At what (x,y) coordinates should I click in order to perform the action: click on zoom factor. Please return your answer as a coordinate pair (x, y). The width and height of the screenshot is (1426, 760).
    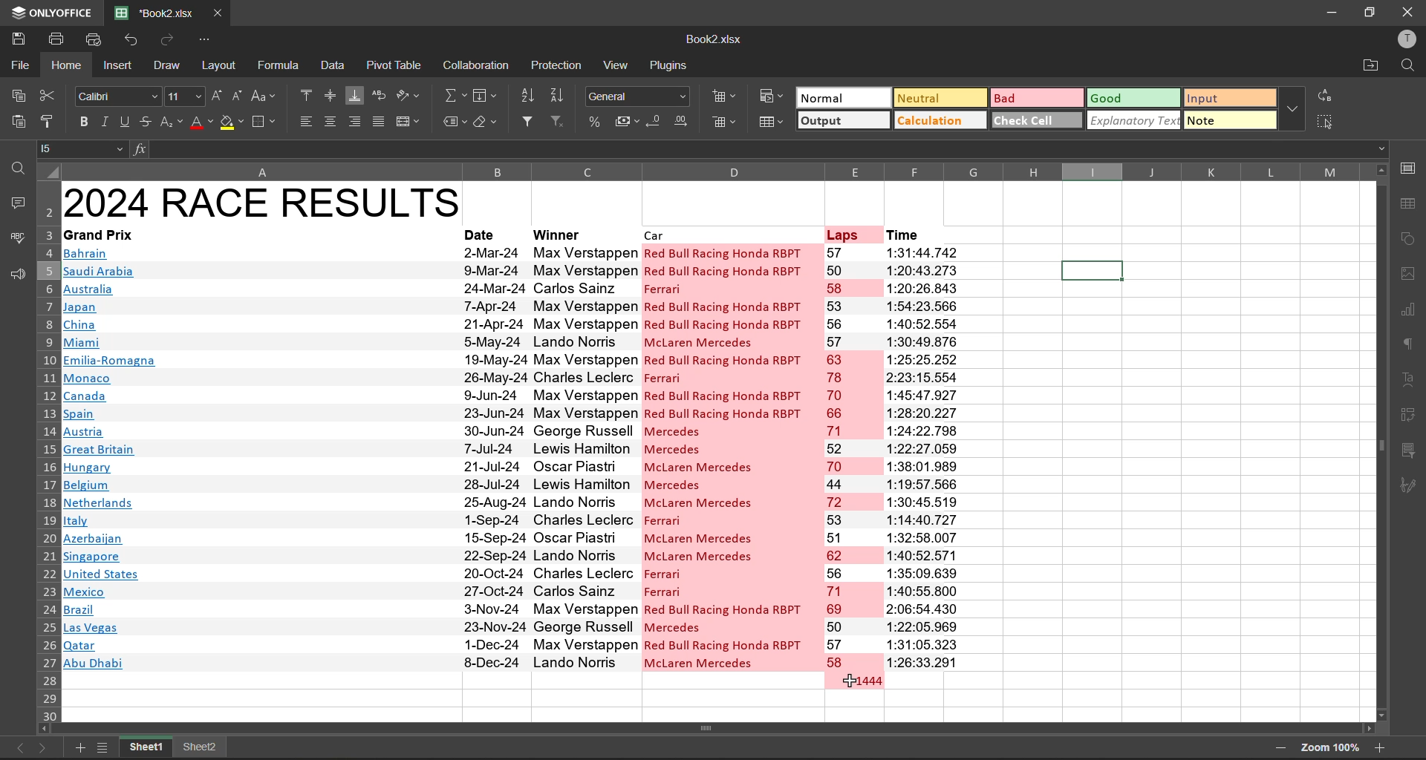
    Looking at the image, I should click on (1329, 747).